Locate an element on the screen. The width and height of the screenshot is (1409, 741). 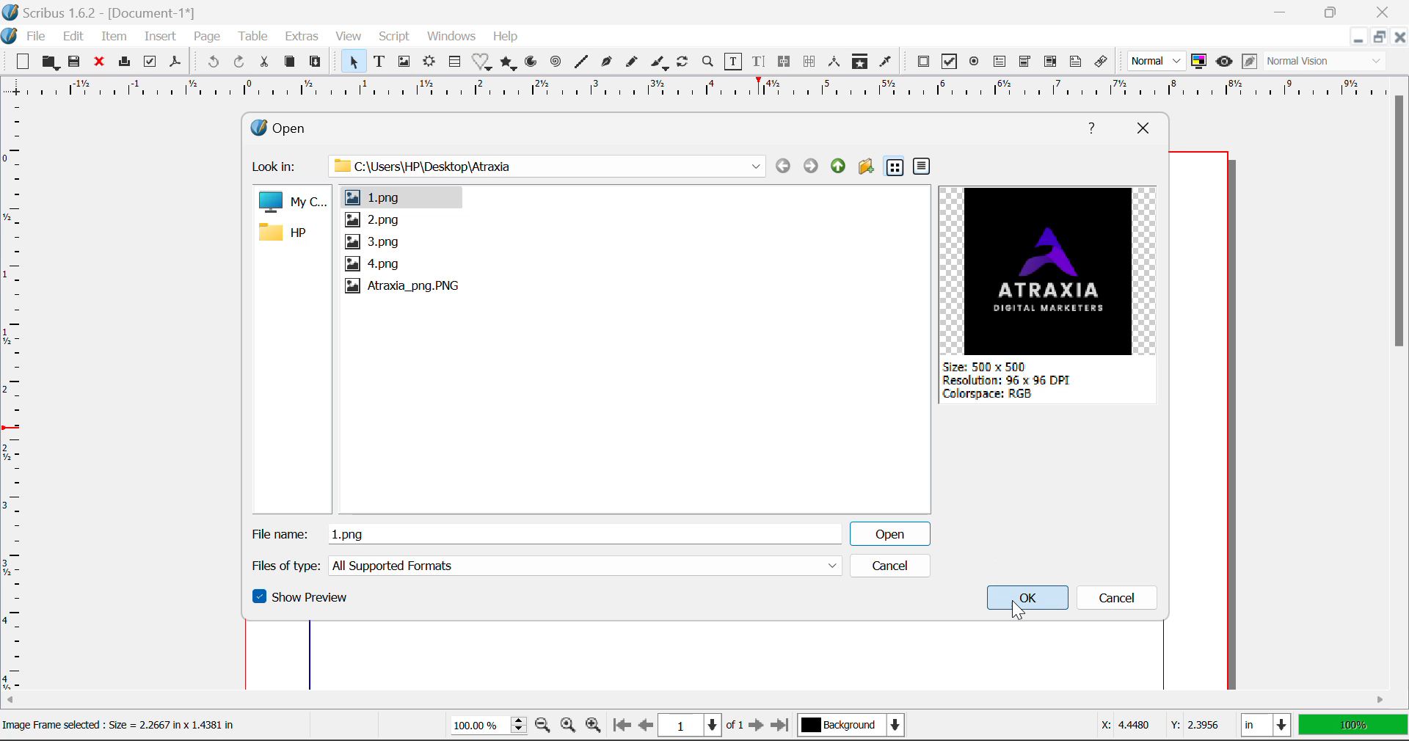
4.pNg is located at coordinates (375, 263).